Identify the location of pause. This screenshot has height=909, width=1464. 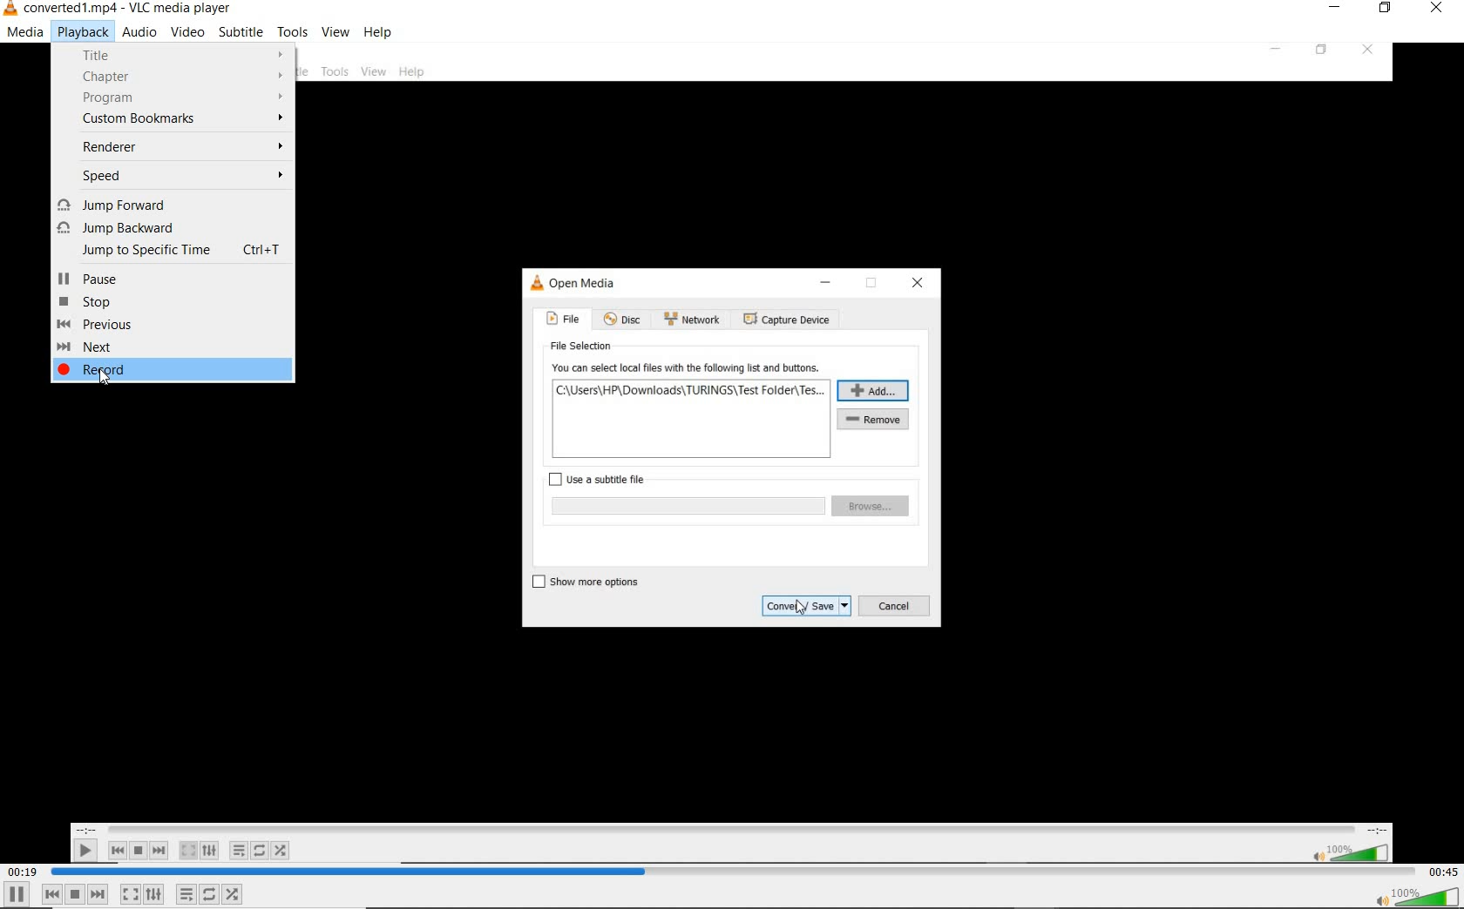
(17, 894).